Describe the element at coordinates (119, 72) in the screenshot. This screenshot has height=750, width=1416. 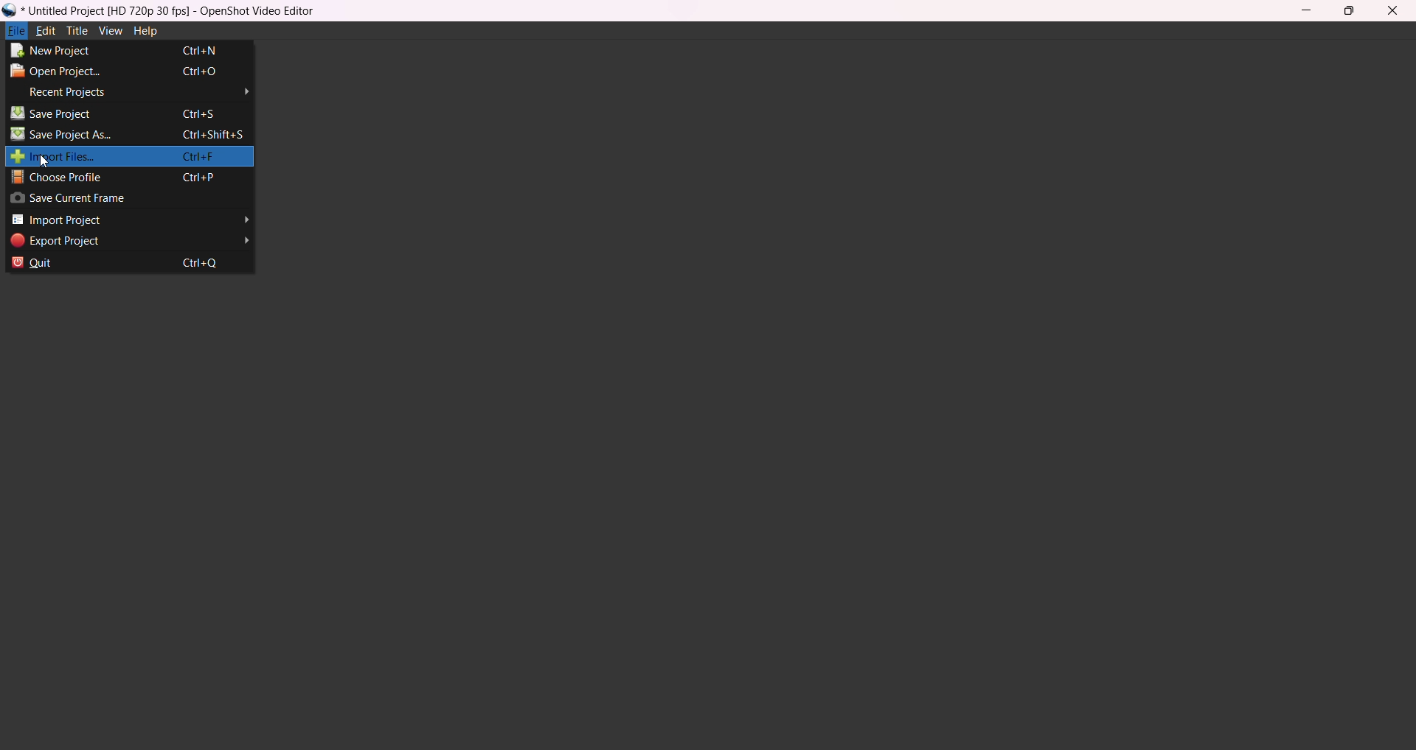
I see `open project` at that location.